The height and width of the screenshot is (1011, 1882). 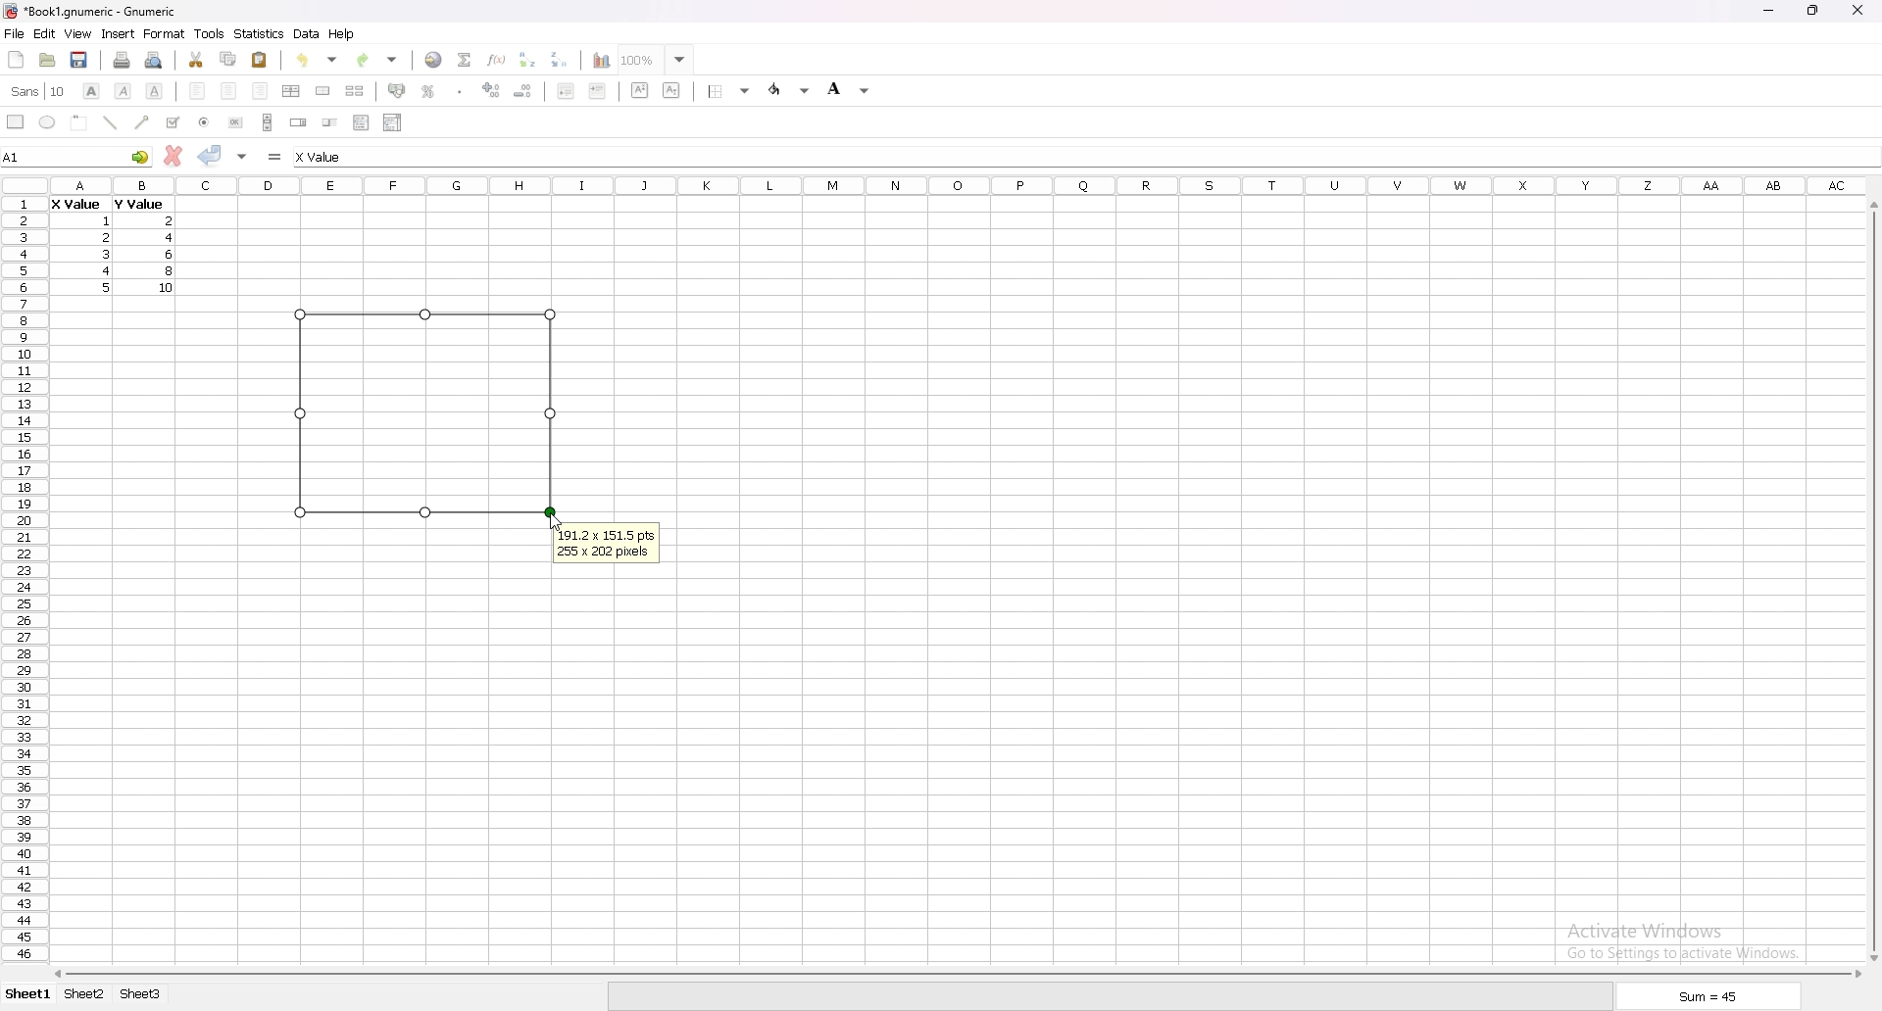 What do you see at coordinates (464, 59) in the screenshot?
I see `summation` at bounding box center [464, 59].